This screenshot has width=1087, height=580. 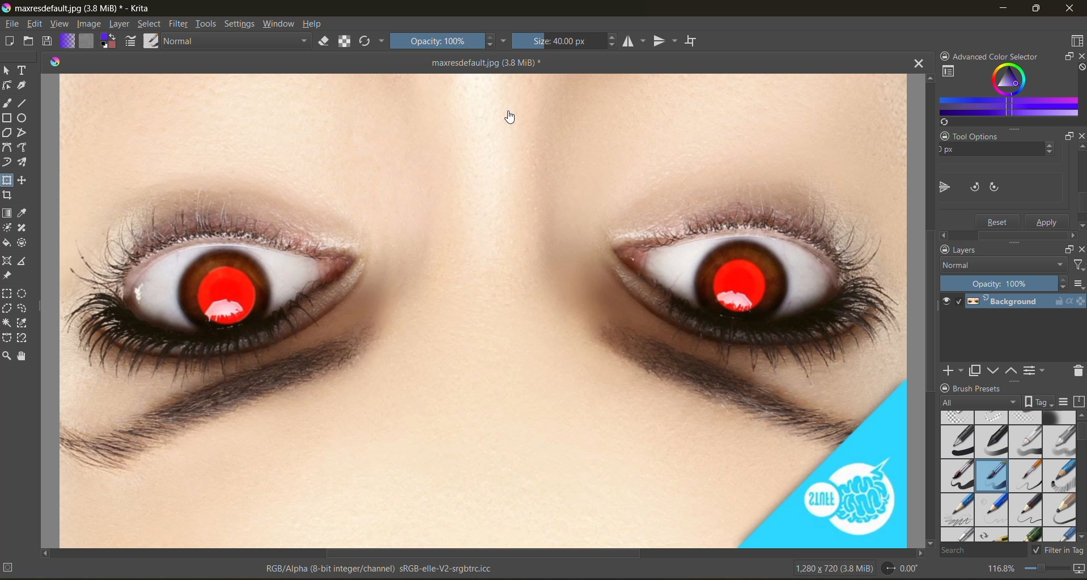 What do you see at coordinates (1079, 402) in the screenshot?
I see `storage resources` at bounding box center [1079, 402].